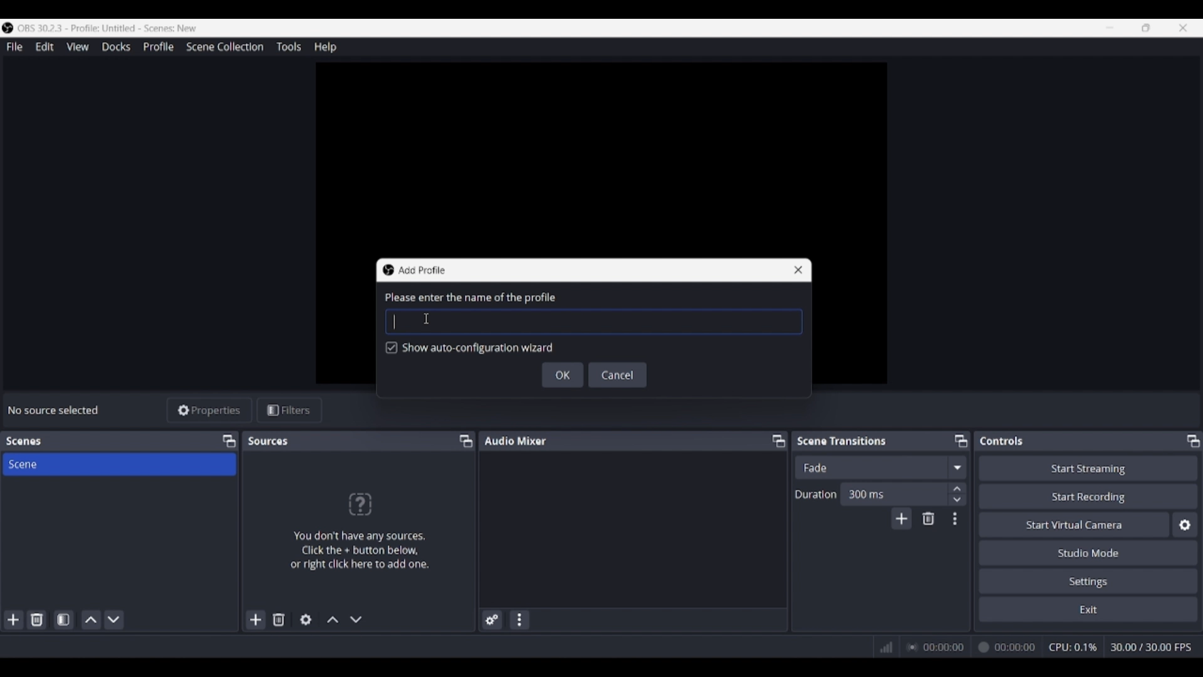 This screenshot has height=677, width=1203. I want to click on Profile menu, highlighted by cursor, so click(159, 47).